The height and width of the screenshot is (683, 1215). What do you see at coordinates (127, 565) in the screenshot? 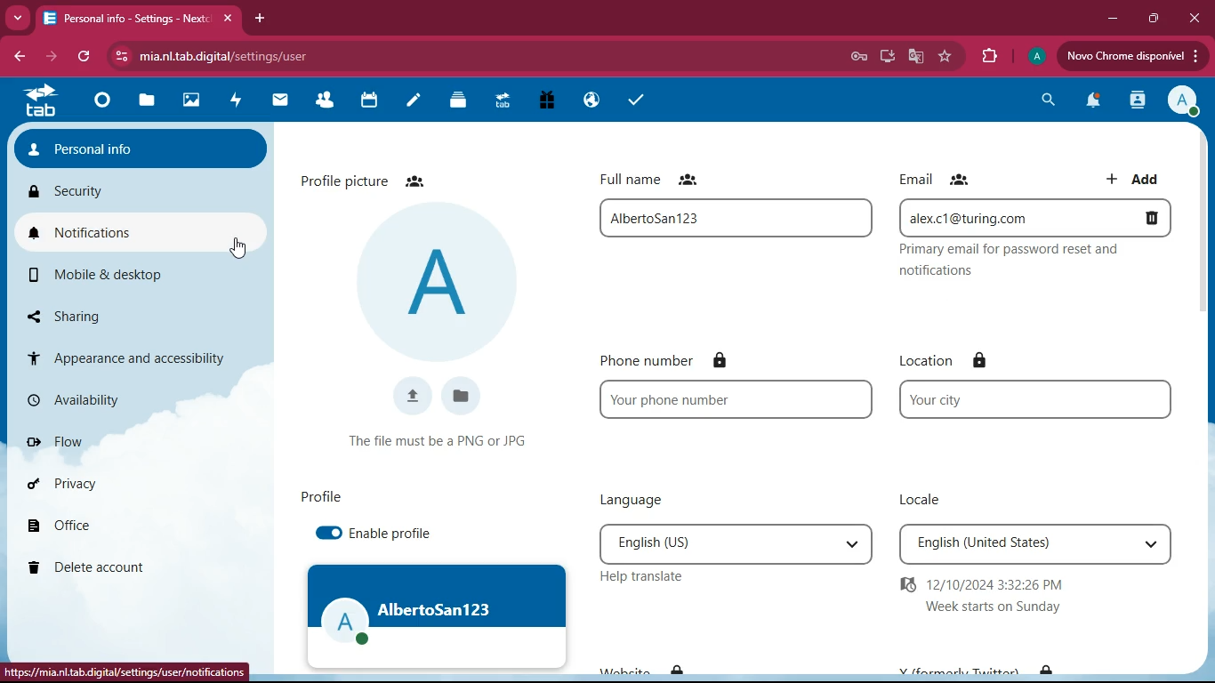
I see `delete account` at bounding box center [127, 565].